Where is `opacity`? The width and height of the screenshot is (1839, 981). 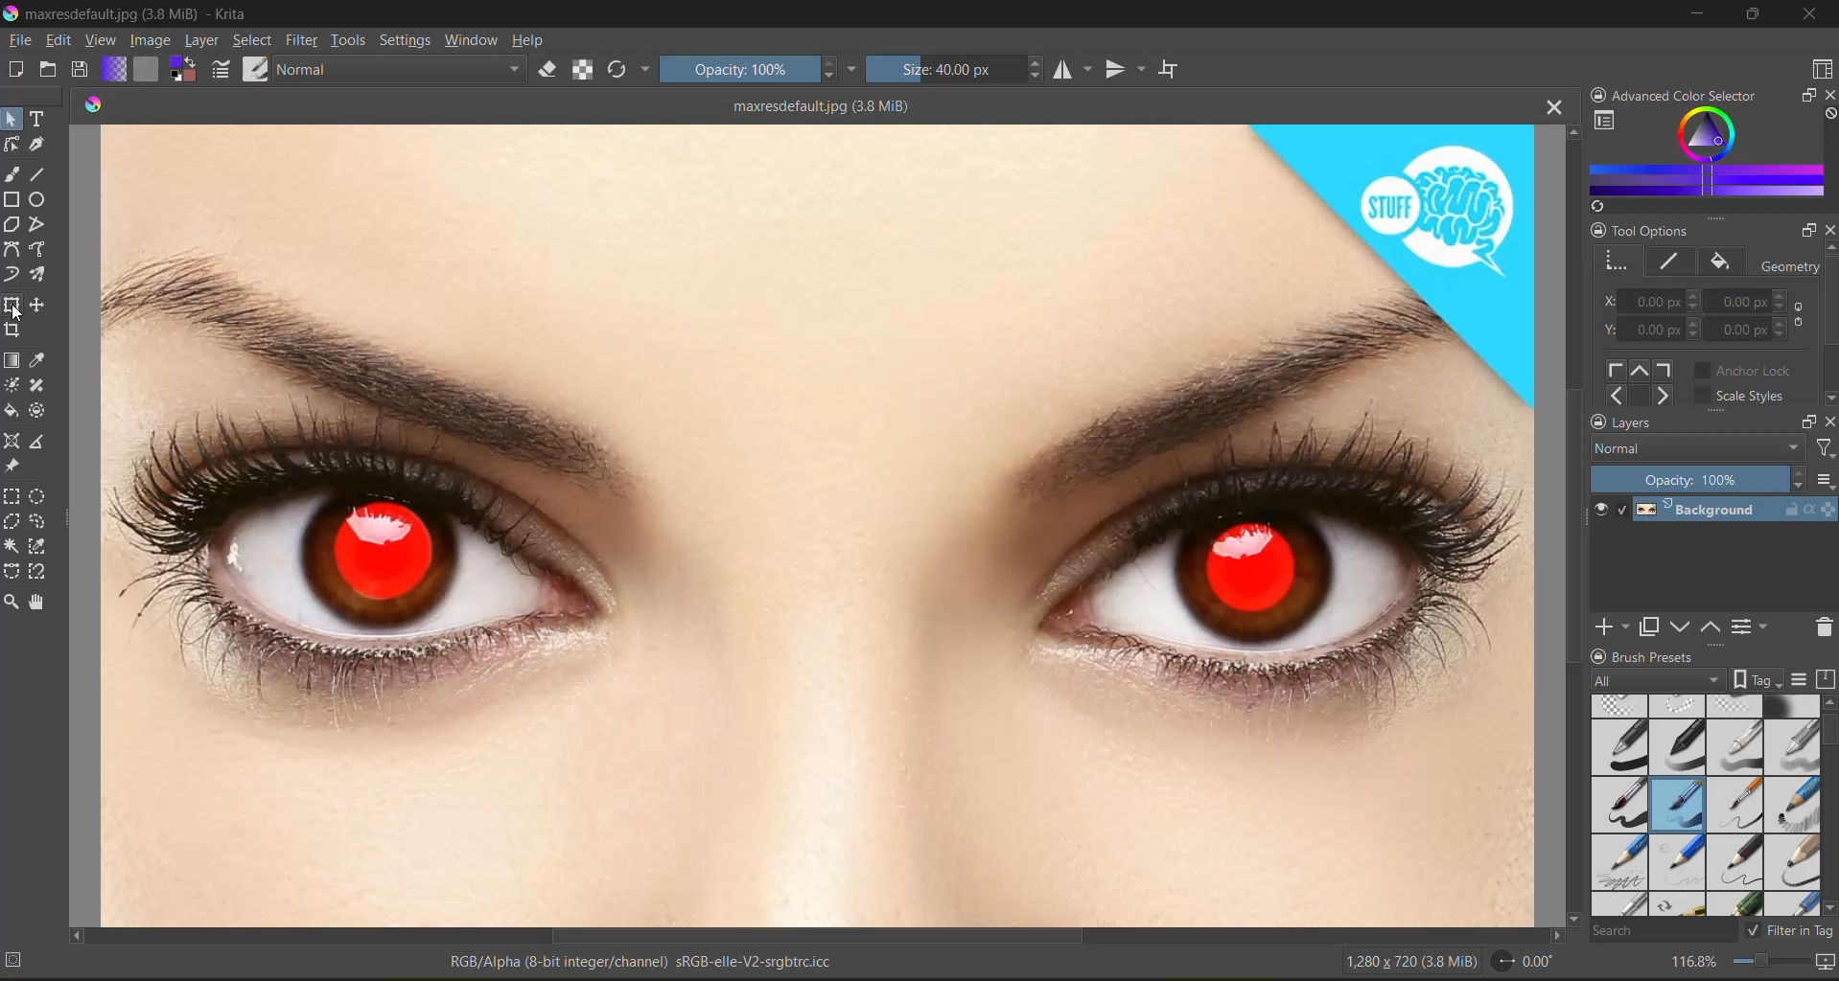
opacity is located at coordinates (1699, 478).